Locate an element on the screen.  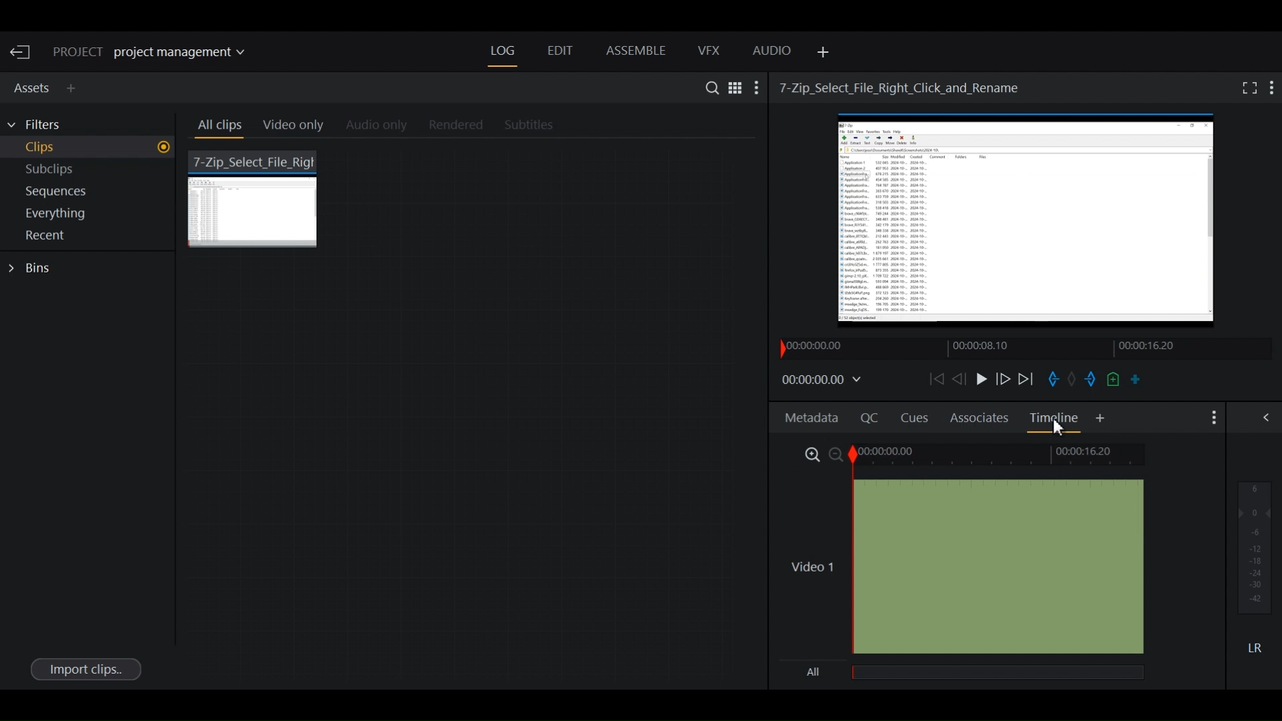
Filters is located at coordinates (41, 125).